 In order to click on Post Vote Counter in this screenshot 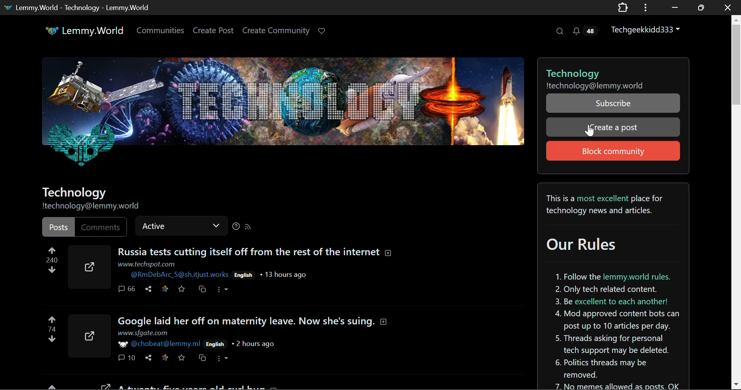, I will do `click(51, 327)`.